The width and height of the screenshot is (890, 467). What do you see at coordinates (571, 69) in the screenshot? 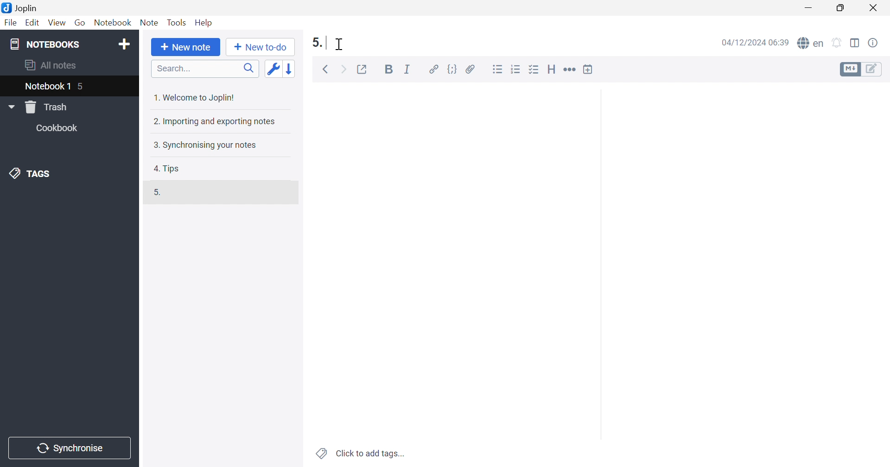
I see `Horizontal rule` at bounding box center [571, 69].